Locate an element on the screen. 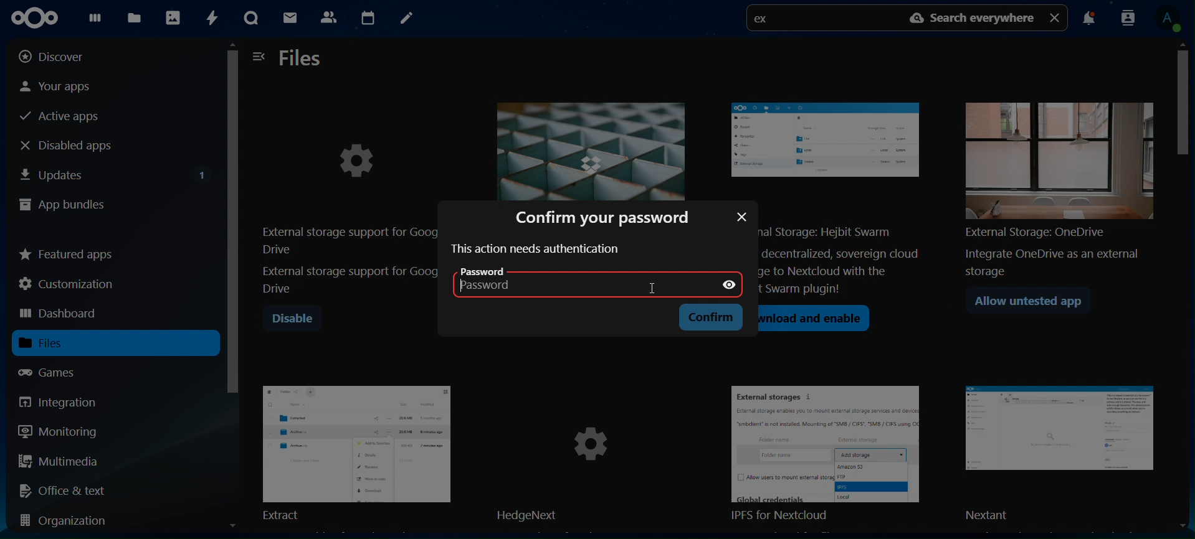 Image resolution: width=1195 pixels, height=539 pixels. integration is located at coordinates (67, 402).